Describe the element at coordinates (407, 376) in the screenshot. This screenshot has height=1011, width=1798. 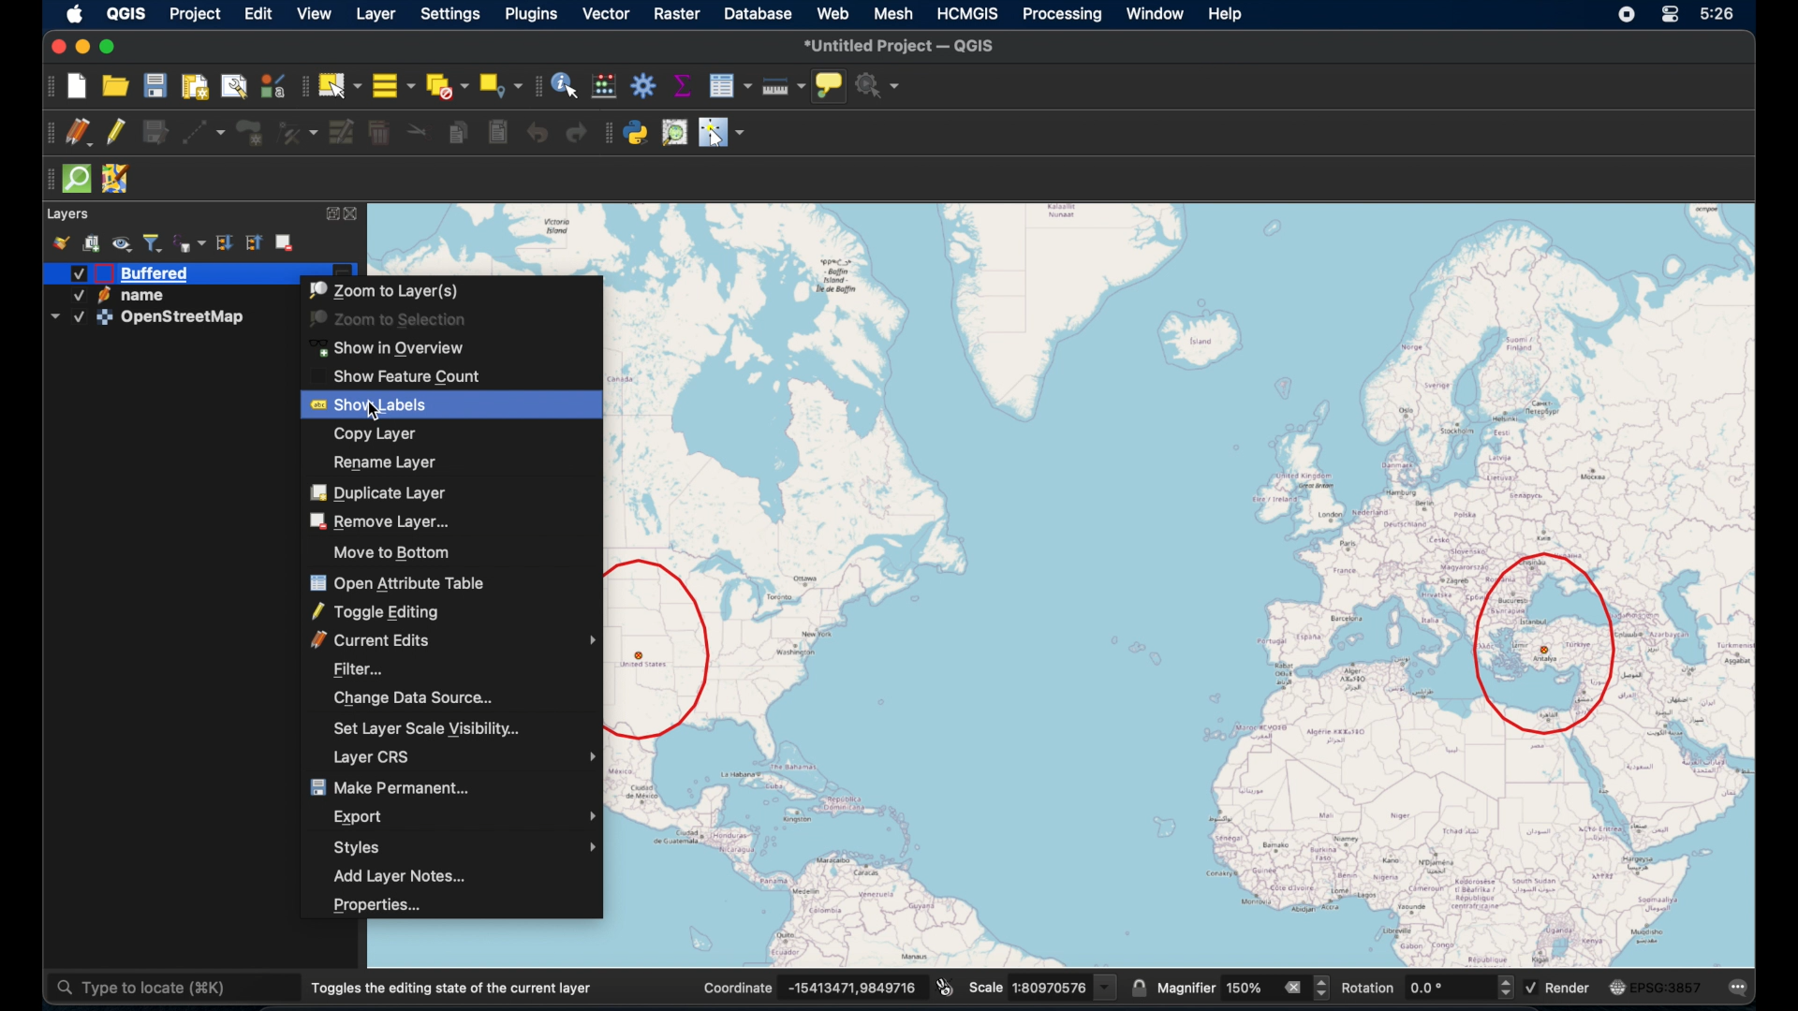
I see `show feature count` at that location.